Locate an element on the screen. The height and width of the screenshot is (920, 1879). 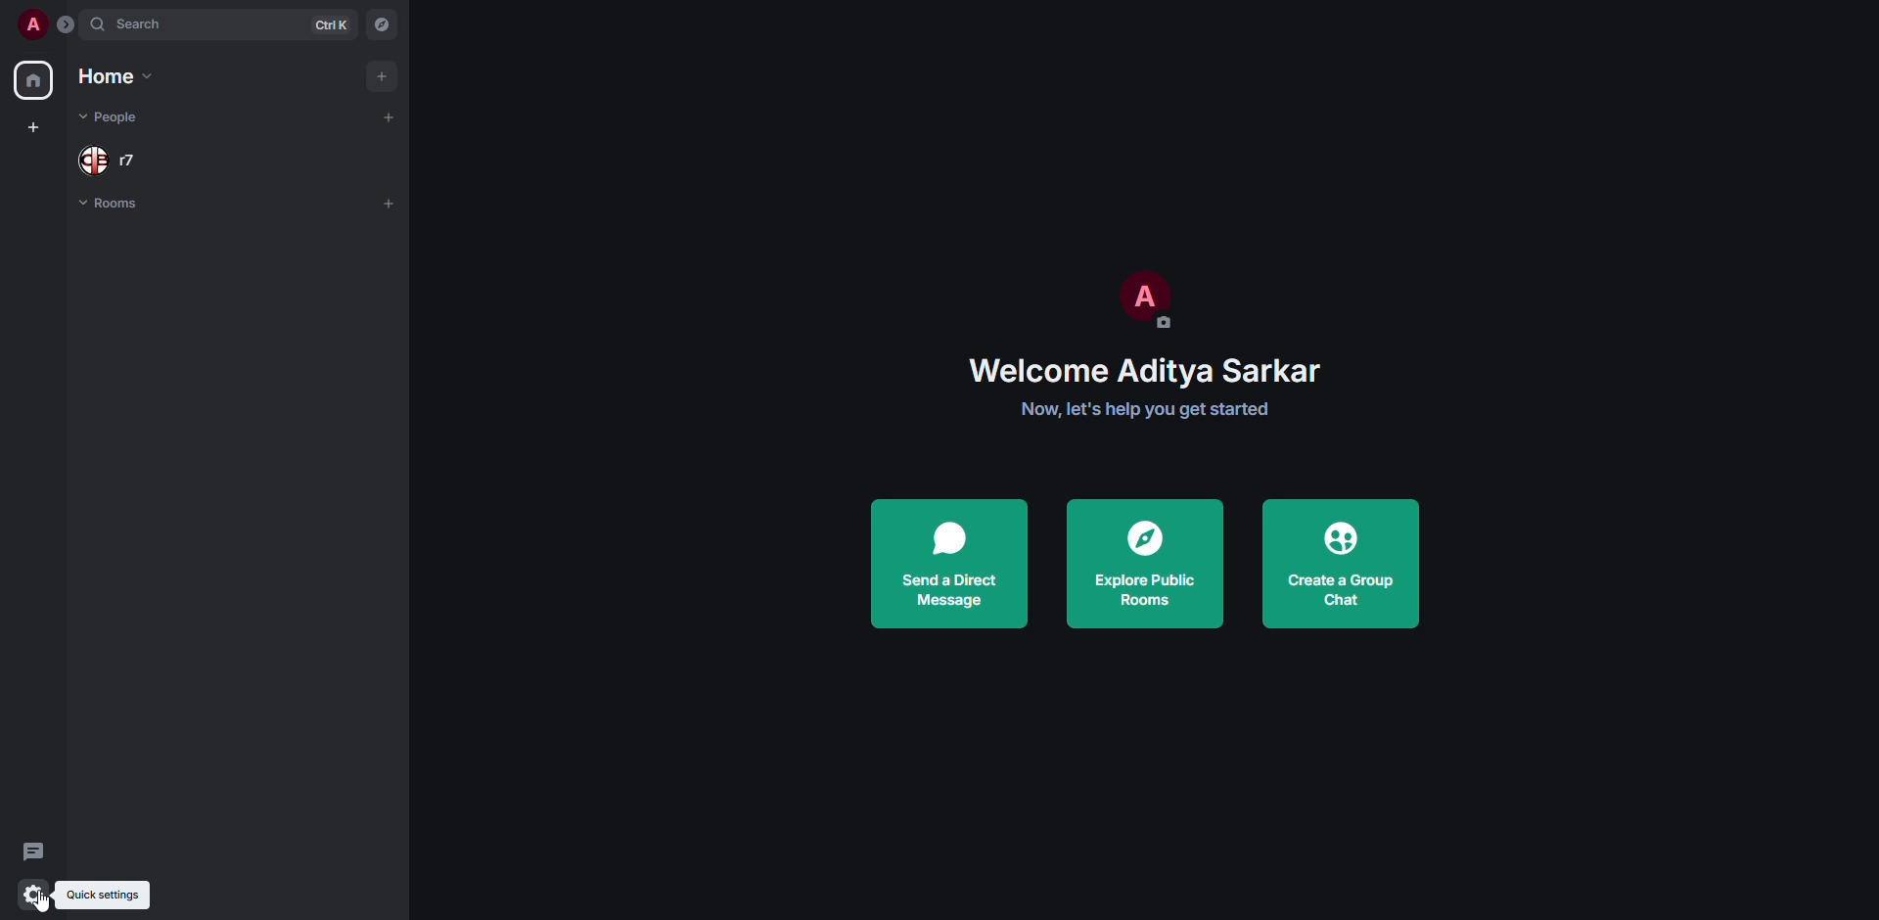
create a group chat is located at coordinates (1340, 564).